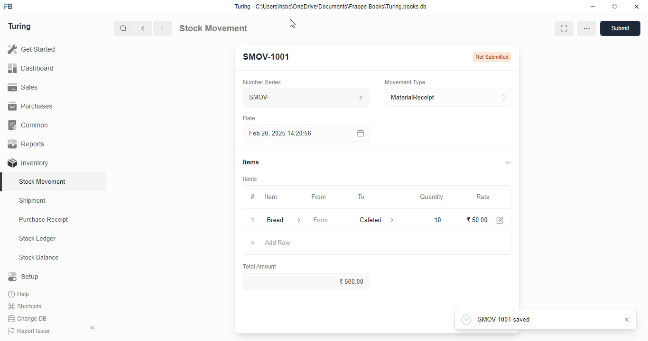 This screenshot has height=341, width=648. Describe the element at coordinates (593, 7) in the screenshot. I see `minimize` at that location.